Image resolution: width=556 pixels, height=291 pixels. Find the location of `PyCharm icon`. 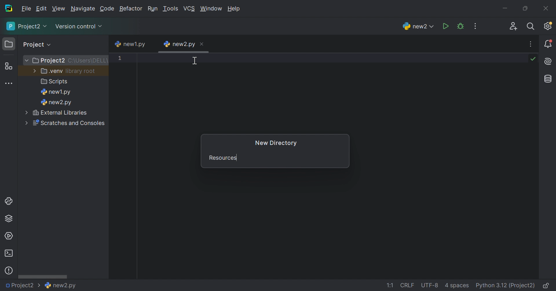

PyCharm icon is located at coordinates (8, 8).